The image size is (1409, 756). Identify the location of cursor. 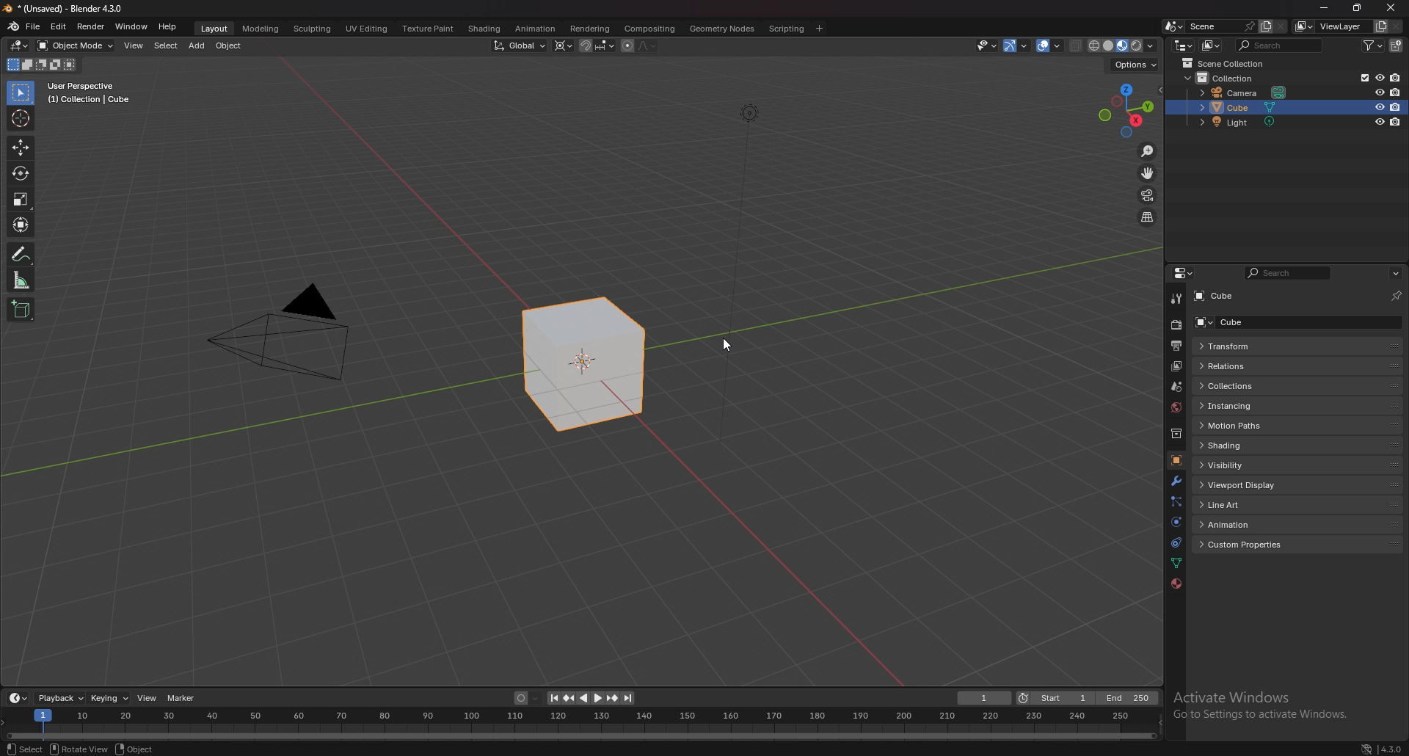
(729, 343).